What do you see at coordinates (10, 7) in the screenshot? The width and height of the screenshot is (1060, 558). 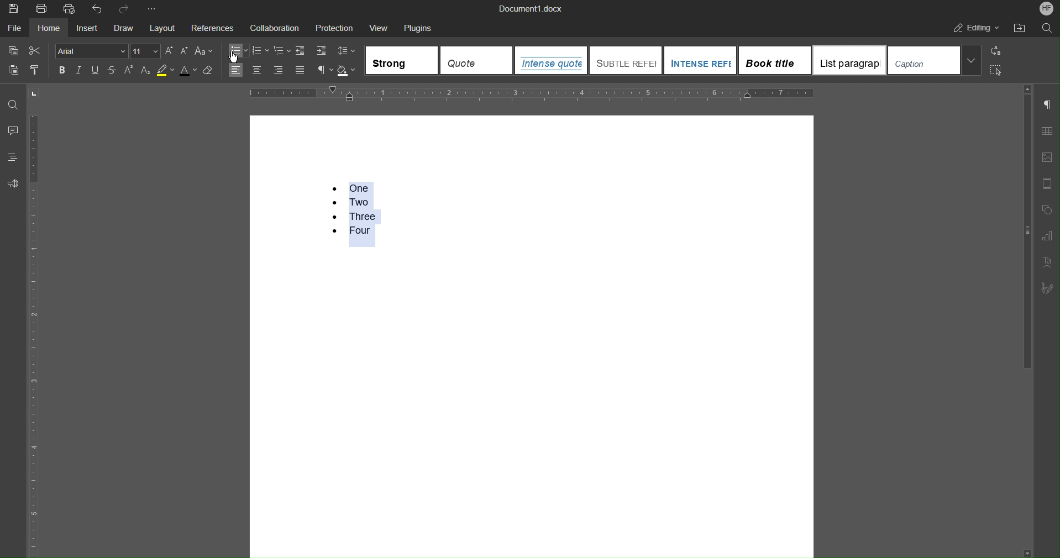 I see `Save` at bounding box center [10, 7].